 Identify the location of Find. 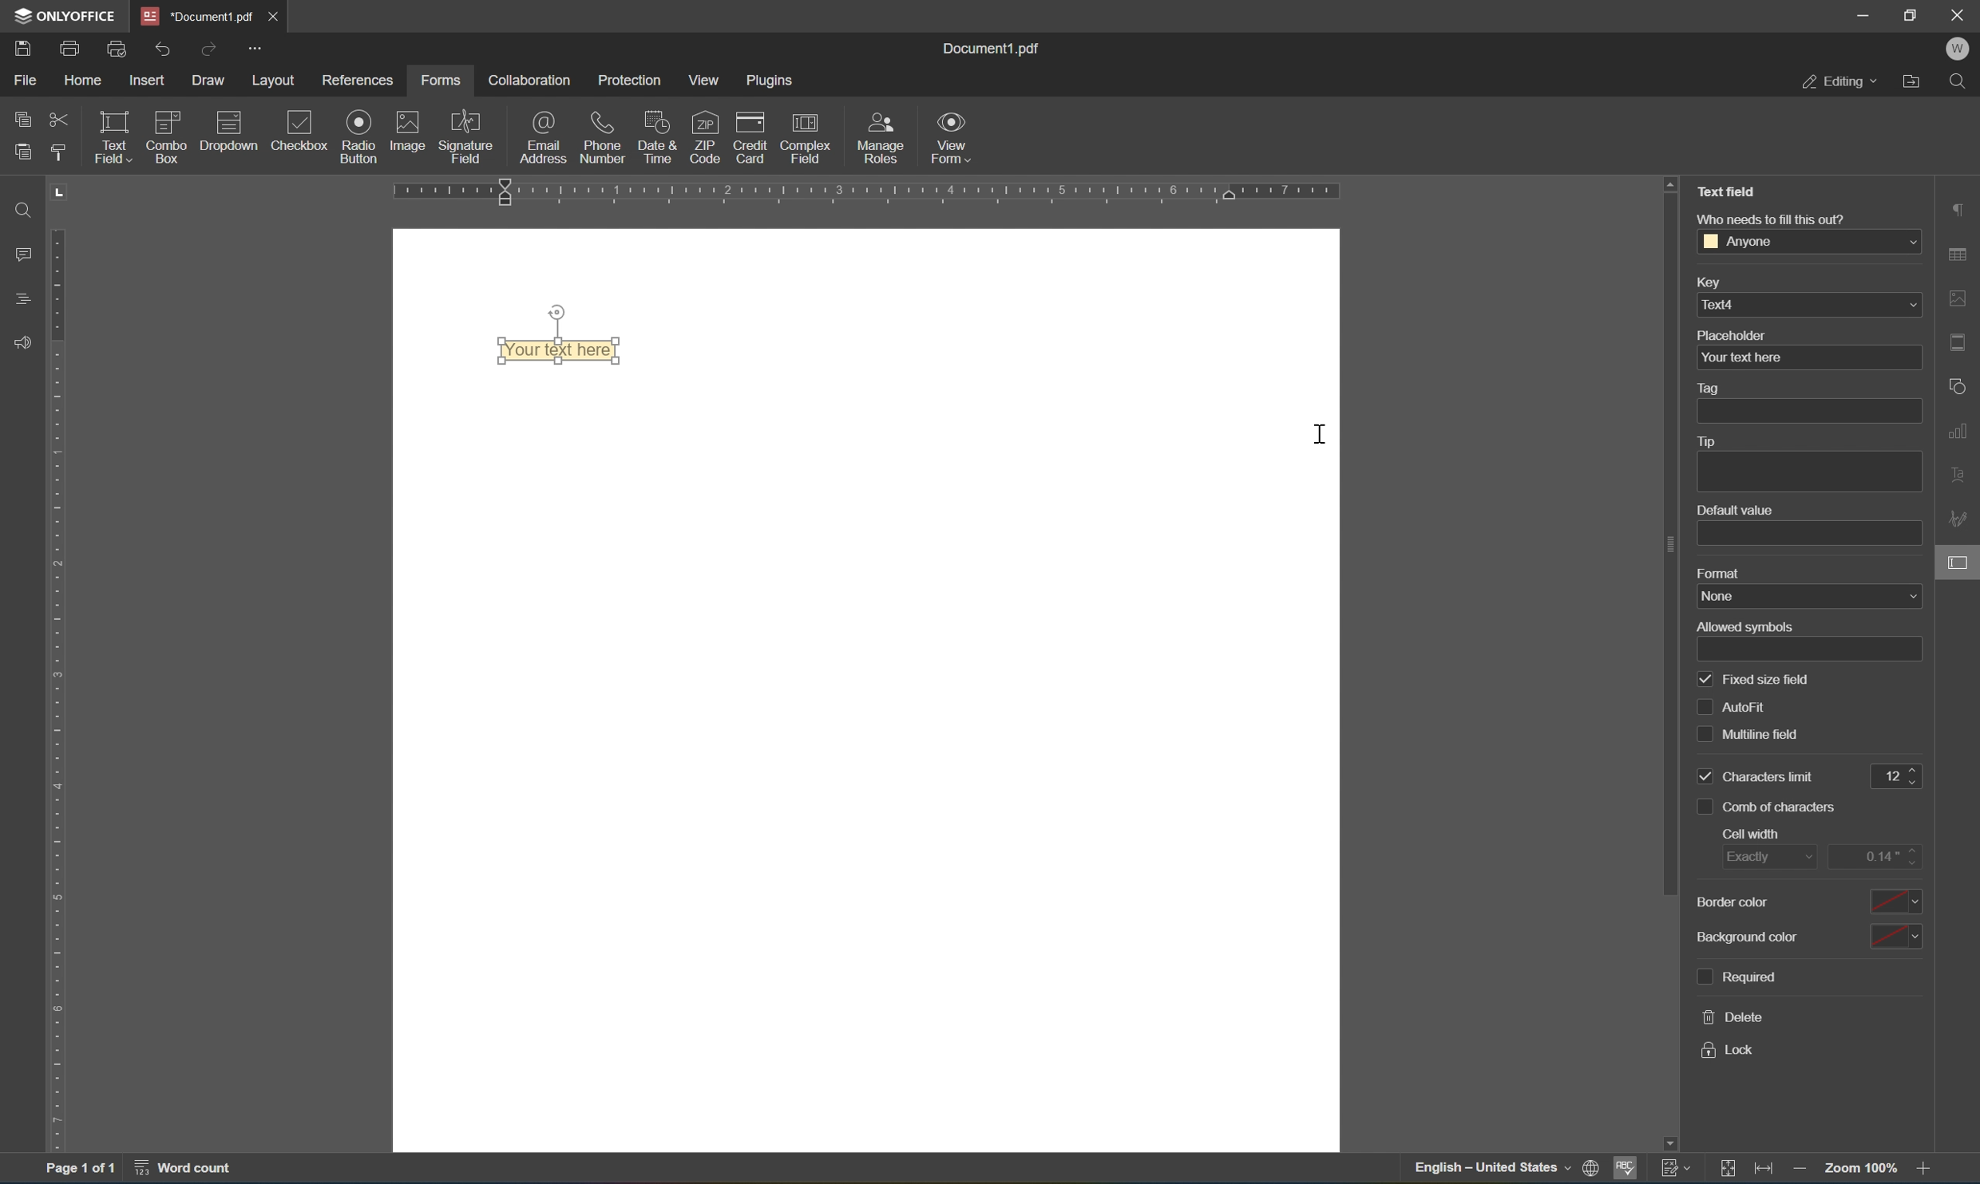
(1960, 85).